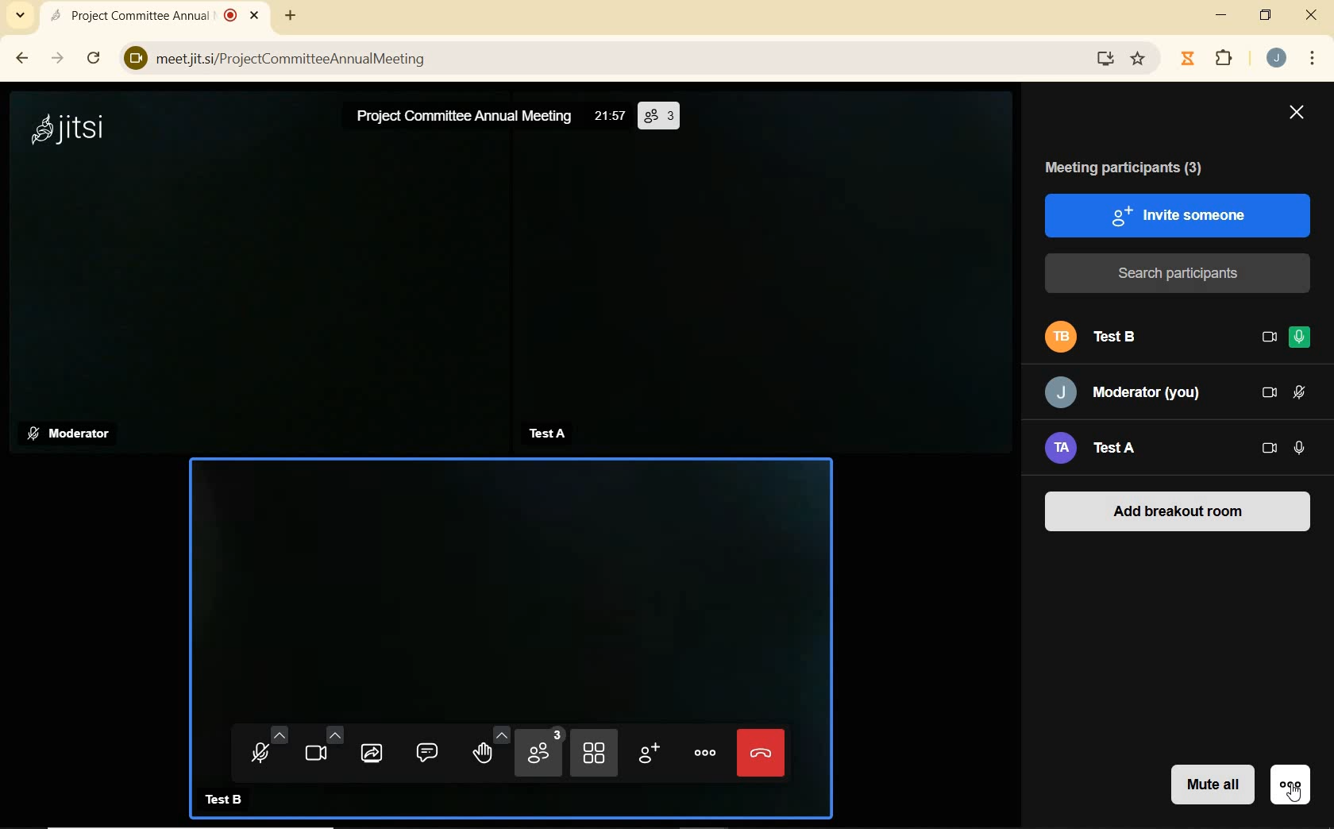 The image size is (1334, 829). Describe the element at coordinates (318, 750) in the screenshot. I see `CAMERA` at that location.